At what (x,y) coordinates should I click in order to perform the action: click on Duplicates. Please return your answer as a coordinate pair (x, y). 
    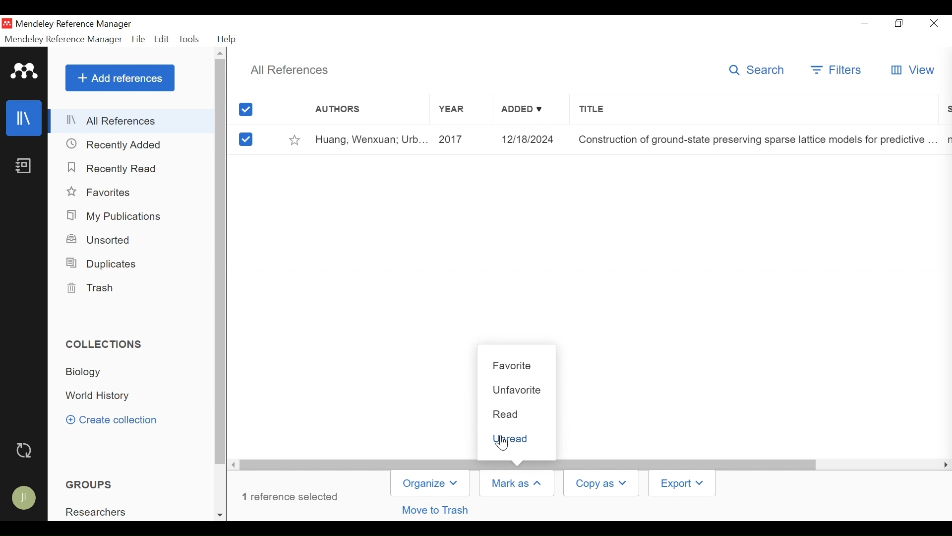
    Looking at the image, I should click on (103, 264).